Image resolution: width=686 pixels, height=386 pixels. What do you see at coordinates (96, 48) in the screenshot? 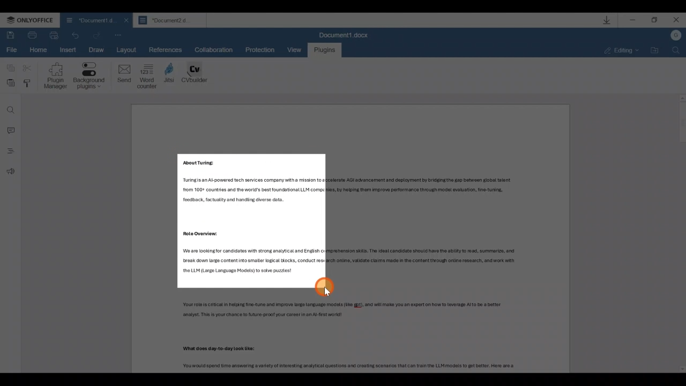
I see `Draw` at bounding box center [96, 48].